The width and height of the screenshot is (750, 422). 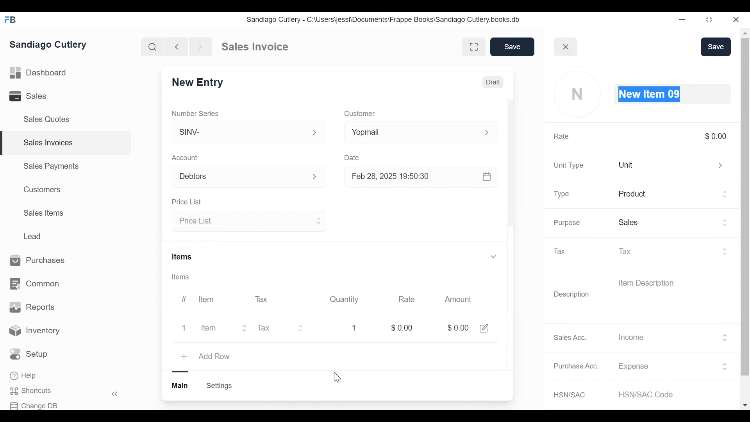 What do you see at coordinates (32, 307) in the screenshot?
I see `Reports` at bounding box center [32, 307].